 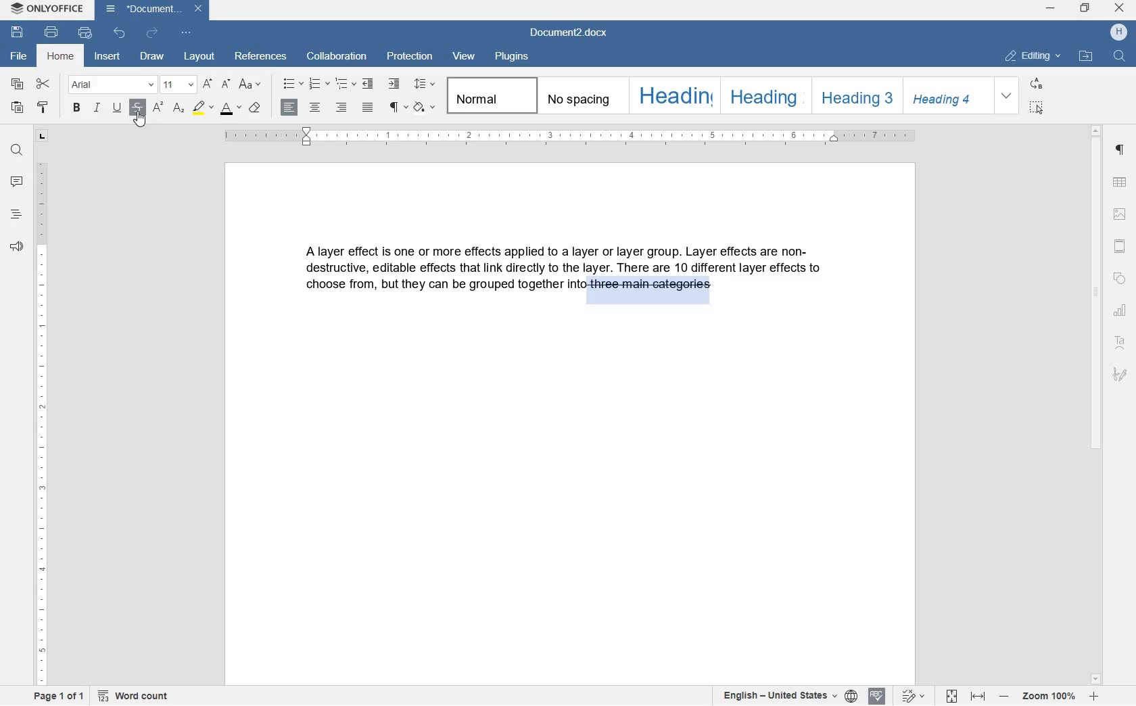 What do you see at coordinates (152, 57) in the screenshot?
I see `draw` at bounding box center [152, 57].